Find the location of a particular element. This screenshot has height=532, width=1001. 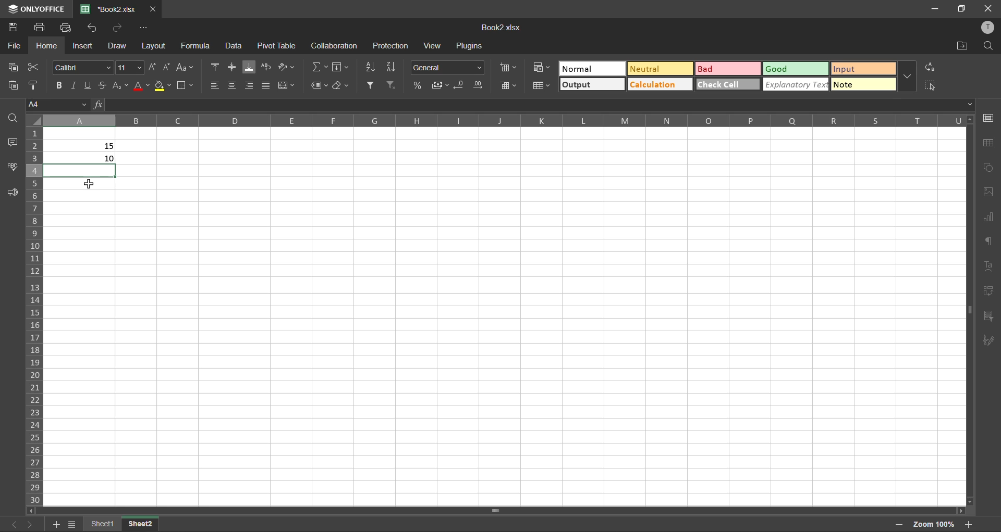

previous is located at coordinates (11, 524).